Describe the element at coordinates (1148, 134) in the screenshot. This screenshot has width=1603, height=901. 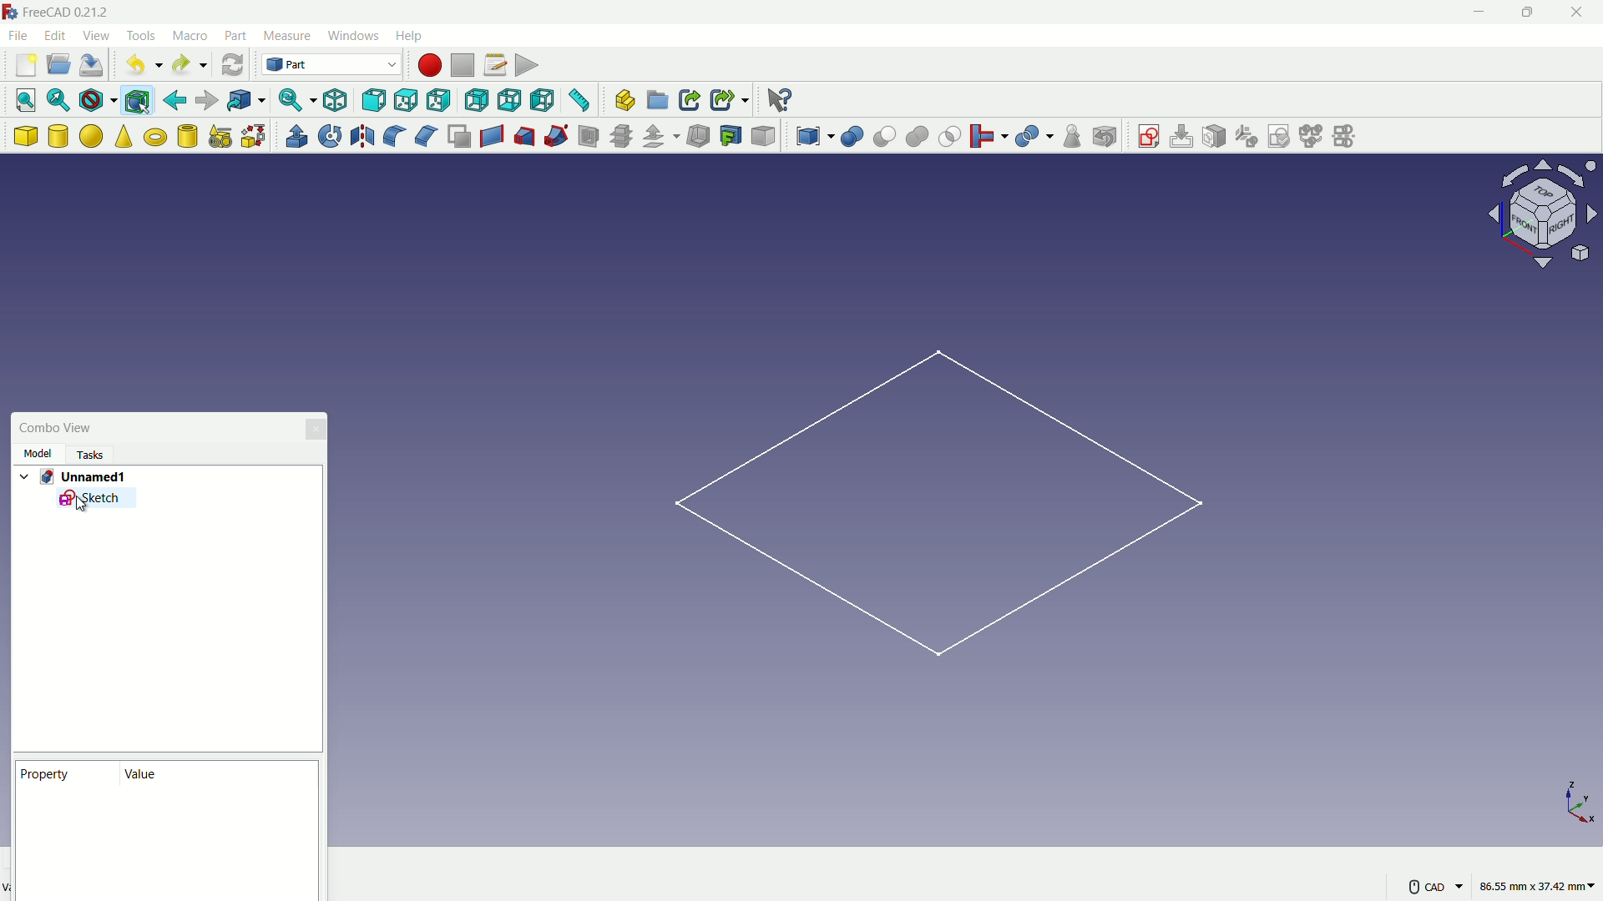
I see `create sketch` at that location.